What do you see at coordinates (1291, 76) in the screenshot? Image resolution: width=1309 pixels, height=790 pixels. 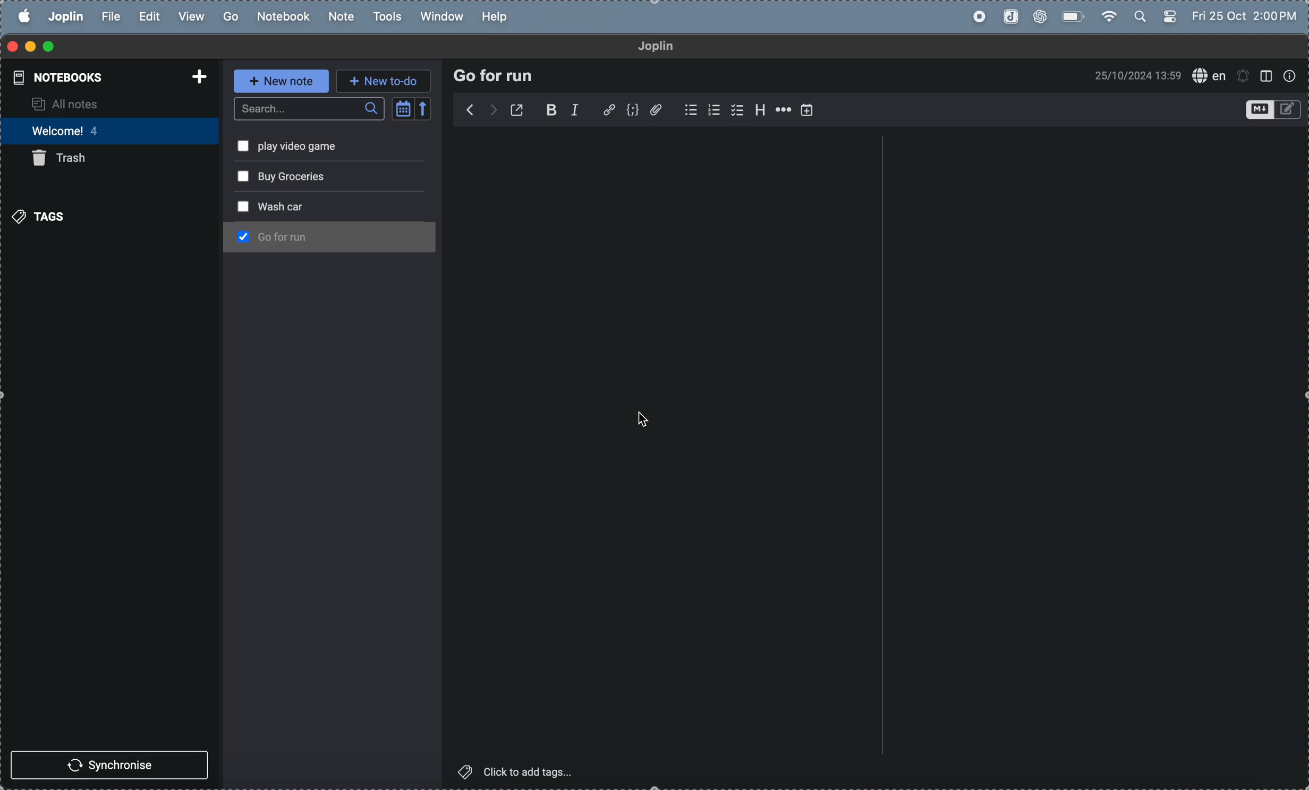 I see `info` at bounding box center [1291, 76].